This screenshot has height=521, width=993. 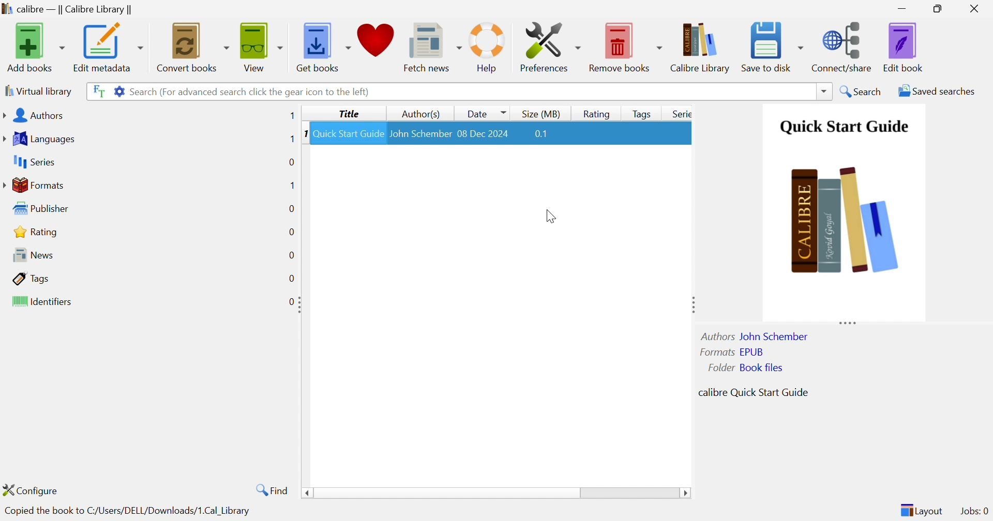 I want to click on Convert books, so click(x=192, y=46).